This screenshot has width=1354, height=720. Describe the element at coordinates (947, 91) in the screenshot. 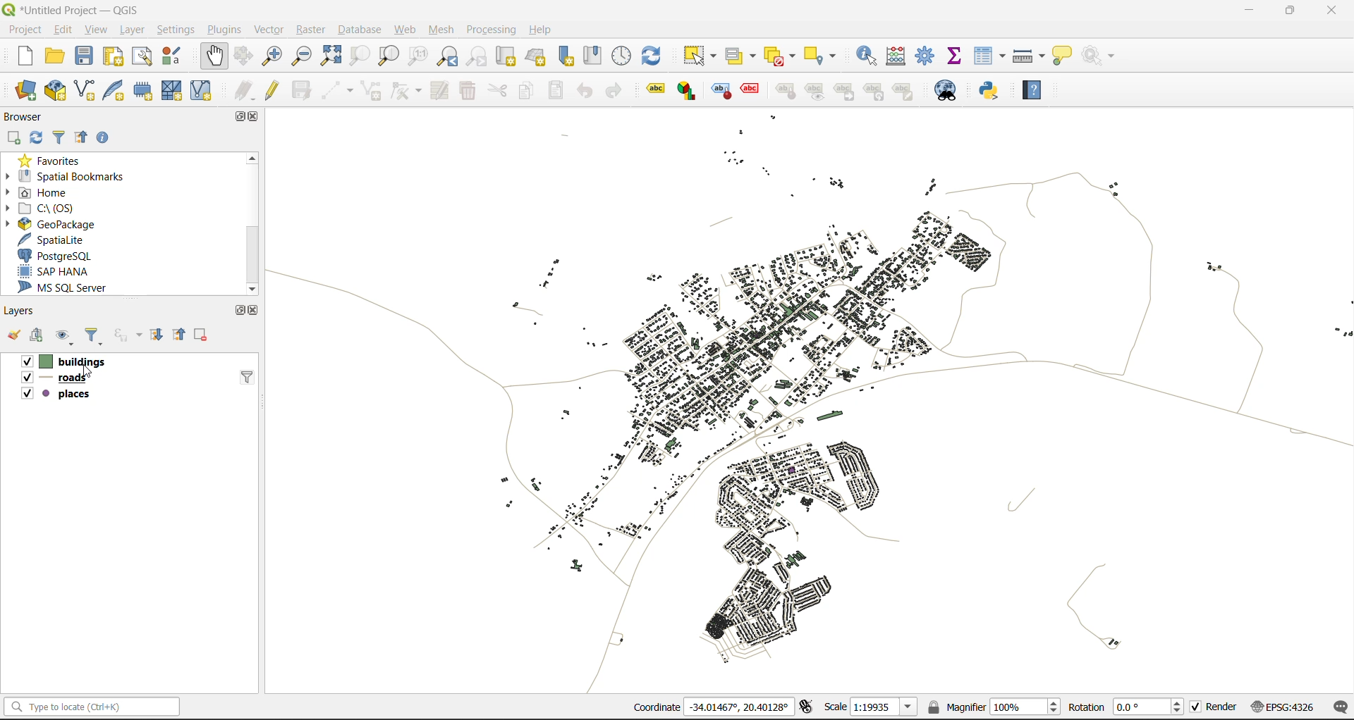

I see `metasearch` at that location.